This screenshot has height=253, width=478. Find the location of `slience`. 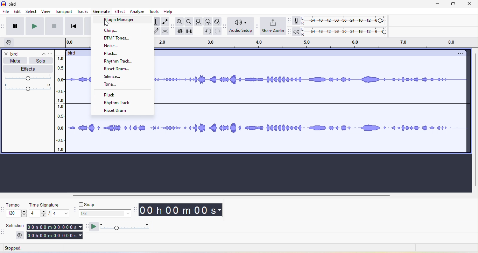

slience is located at coordinates (116, 77).